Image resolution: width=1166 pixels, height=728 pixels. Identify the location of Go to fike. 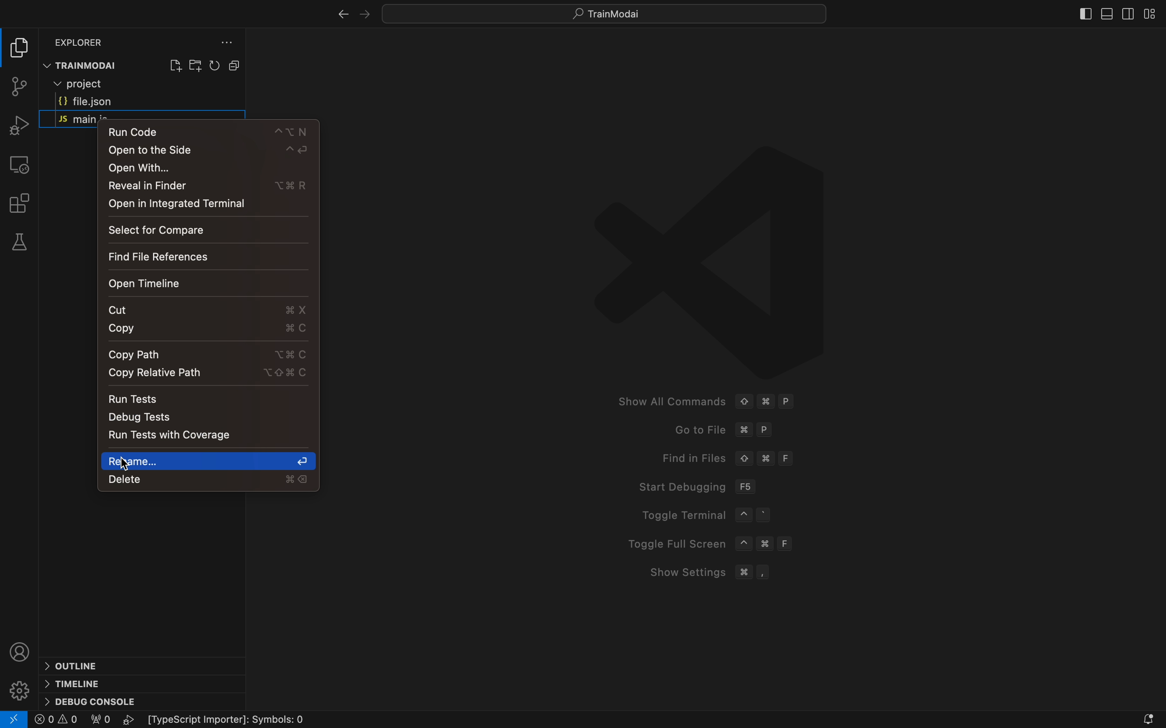
(721, 429).